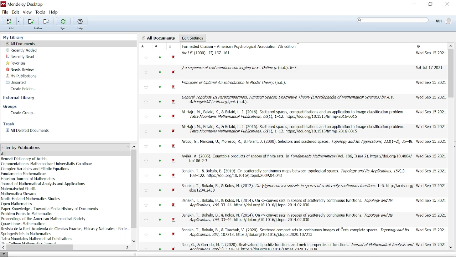  What do you see at coordinates (234, 82) in the screenshot?
I see `citation` at bounding box center [234, 82].